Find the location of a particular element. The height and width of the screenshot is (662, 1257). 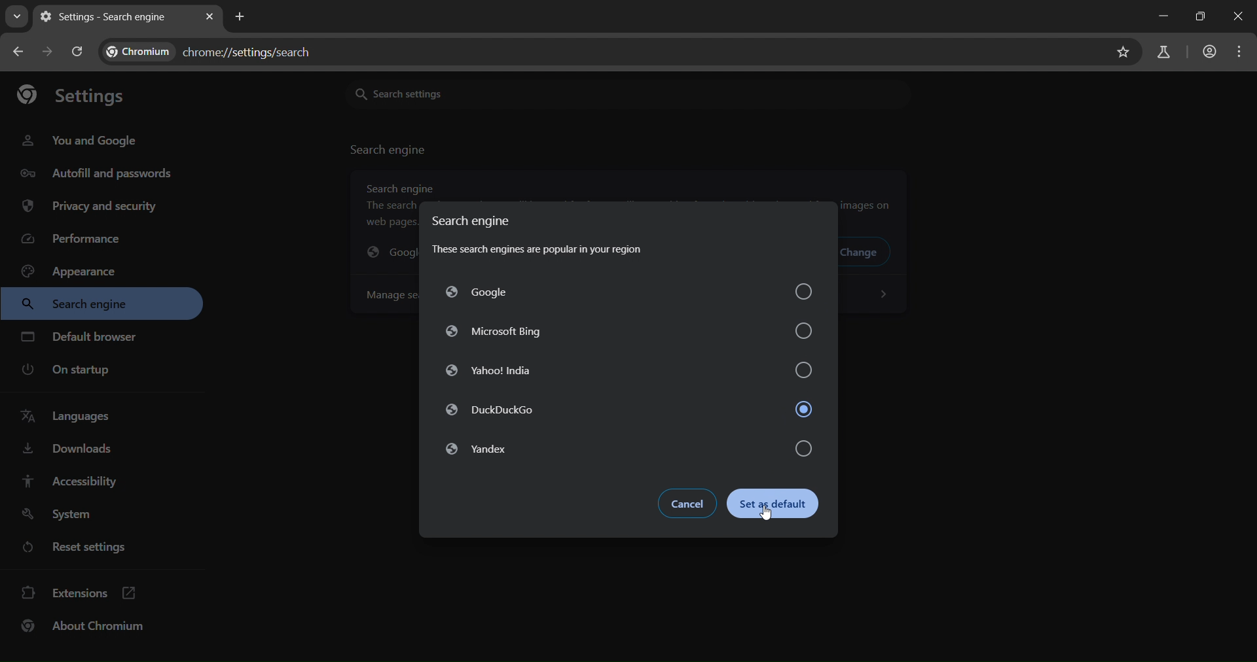

minimize is located at coordinates (1163, 15).